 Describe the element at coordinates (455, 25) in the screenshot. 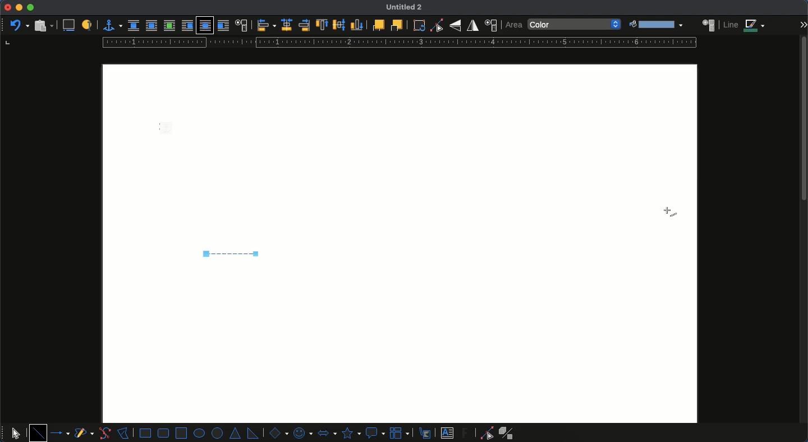

I see `flip vertically` at that location.